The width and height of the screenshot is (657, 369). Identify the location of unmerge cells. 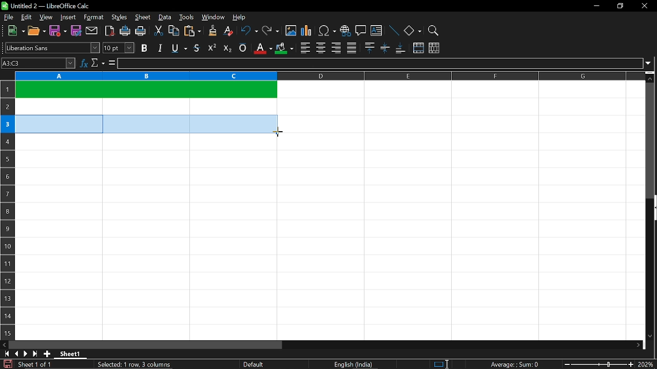
(434, 49).